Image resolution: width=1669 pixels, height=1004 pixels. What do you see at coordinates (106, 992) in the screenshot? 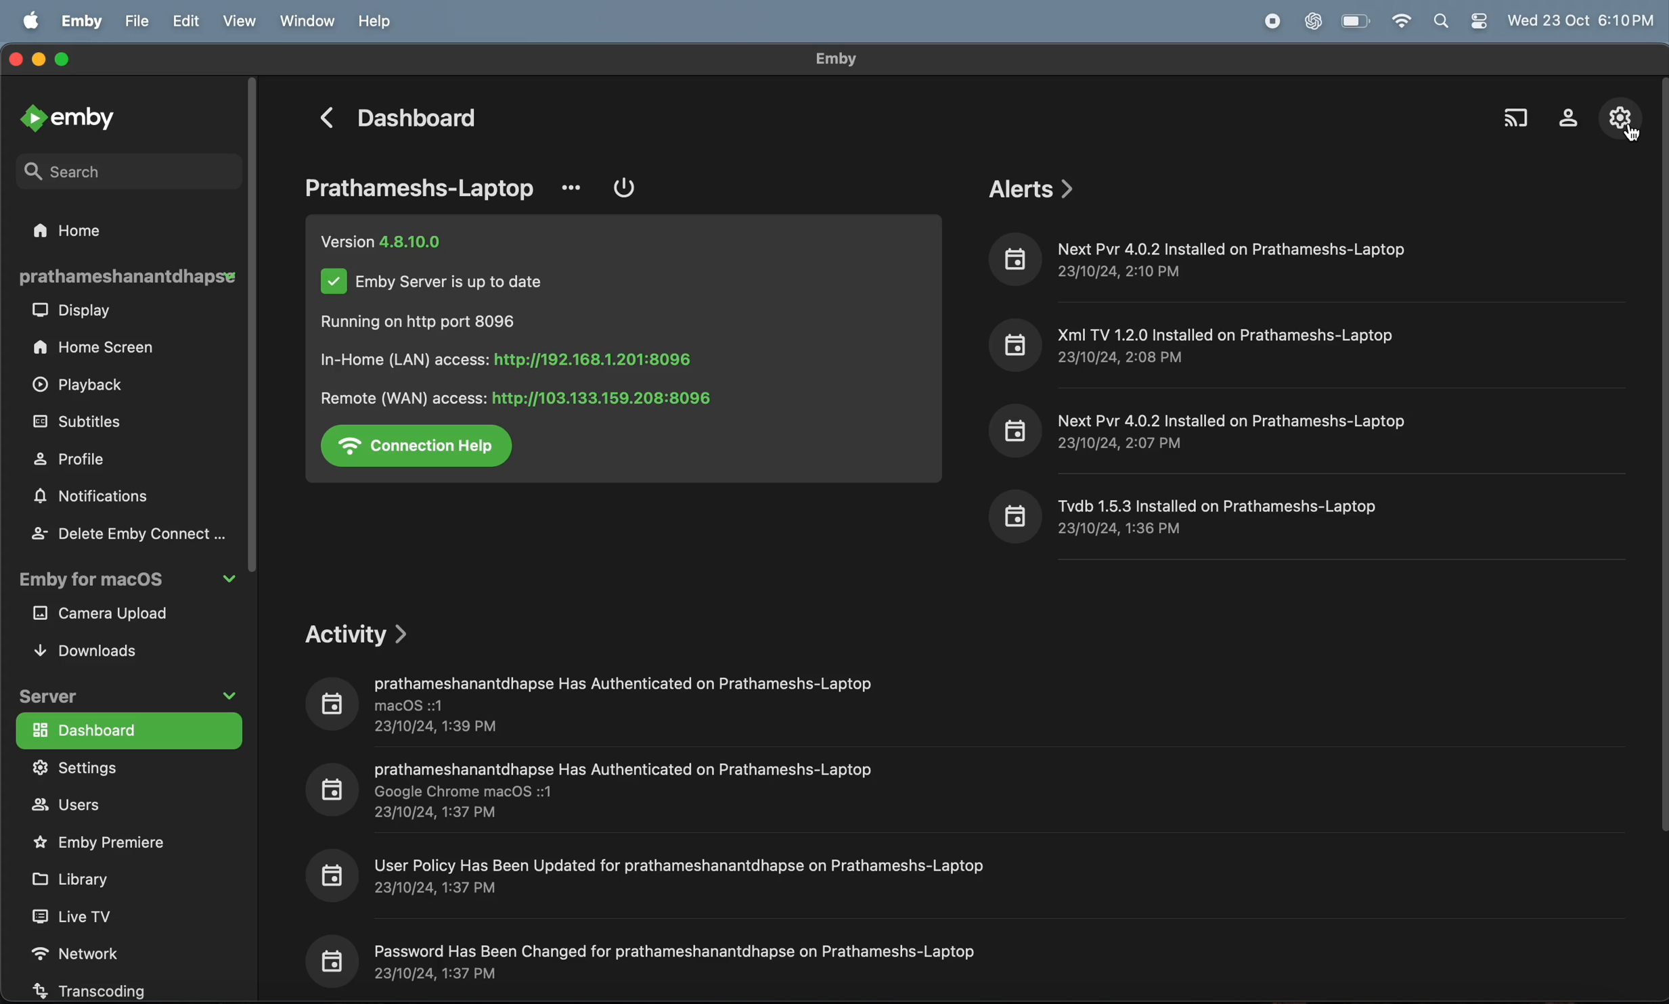
I see `transcoding` at bounding box center [106, 992].